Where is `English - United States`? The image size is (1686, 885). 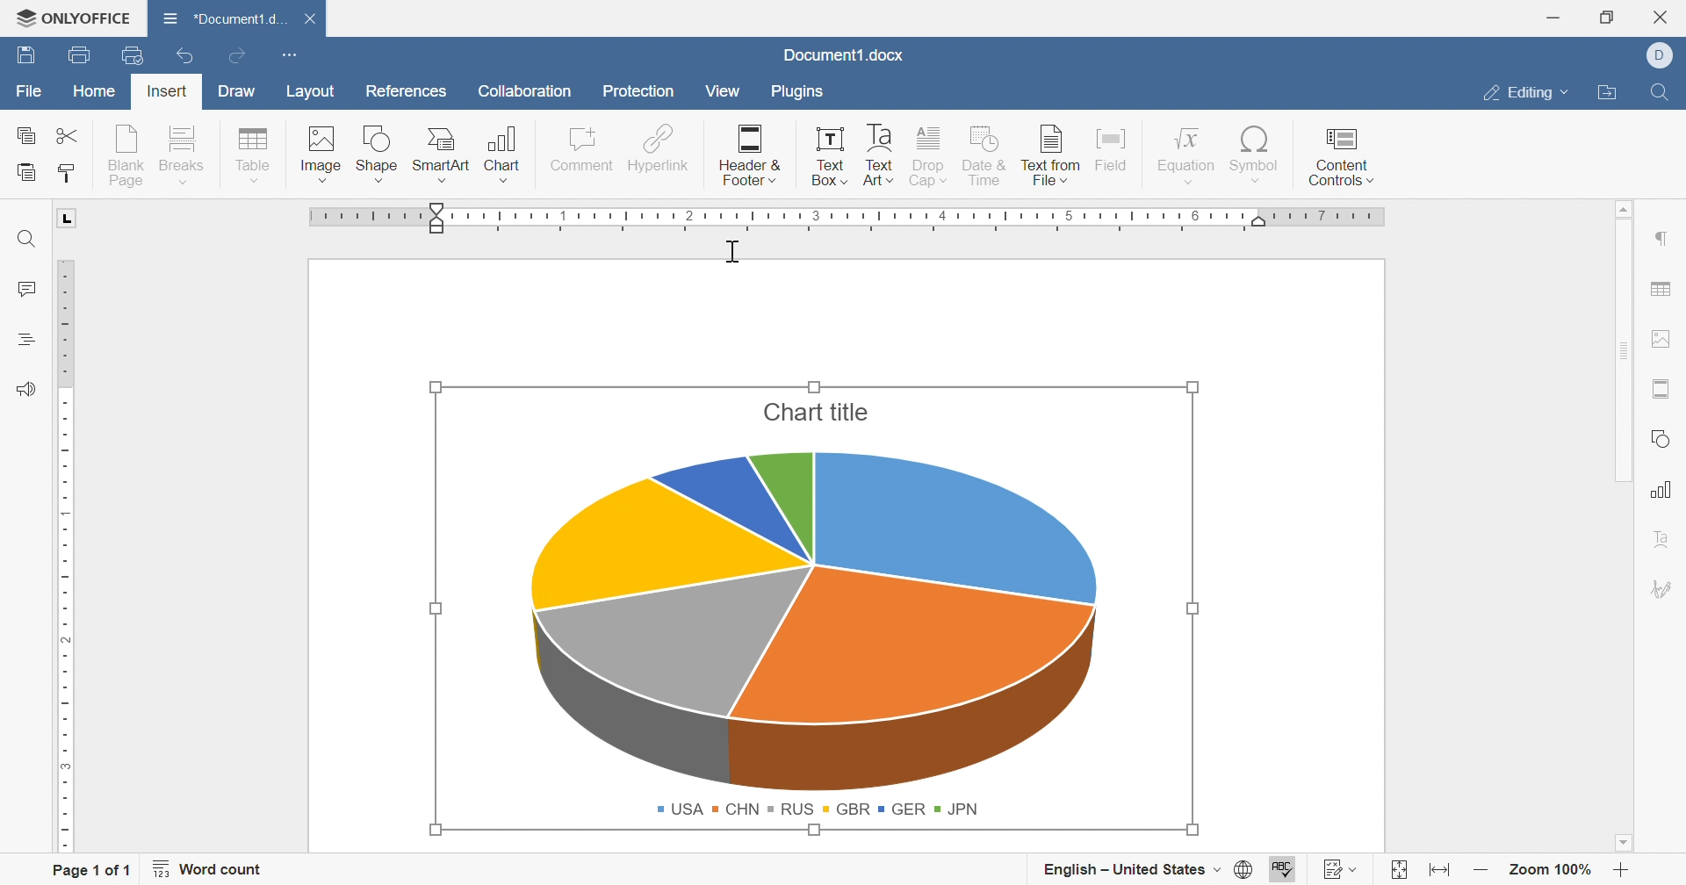 English - United States is located at coordinates (1116, 866).